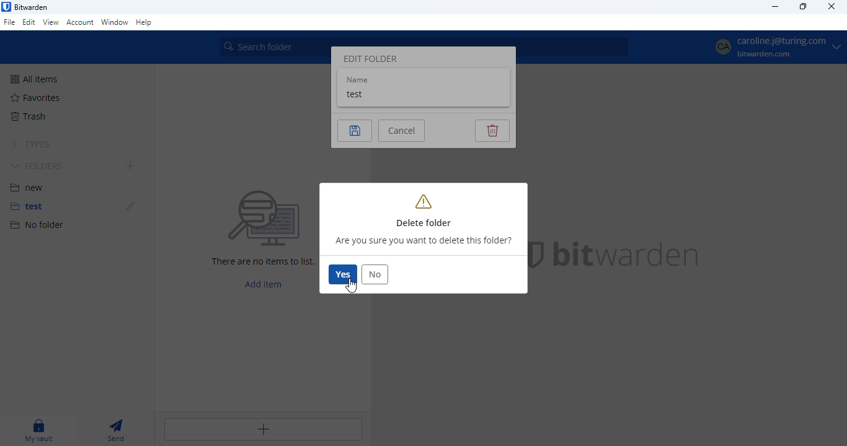 The width and height of the screenshot is (847, 446). What do you see at coordinates (37, 79) in the screenshot?
I see `all items` at bounding box center [37, 79].